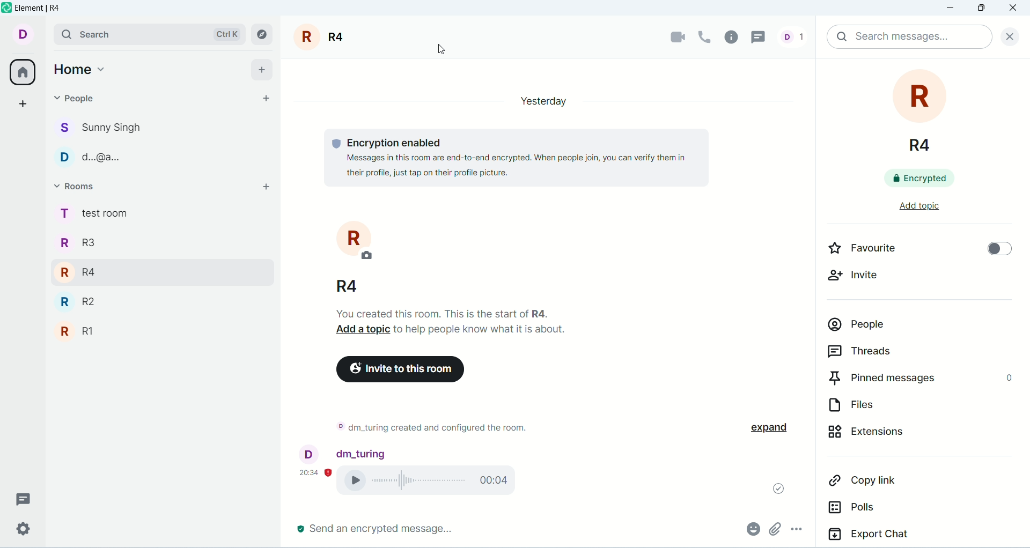 This screenshot has width=1030, height=548. I want to click on settings, so click(22, 529).